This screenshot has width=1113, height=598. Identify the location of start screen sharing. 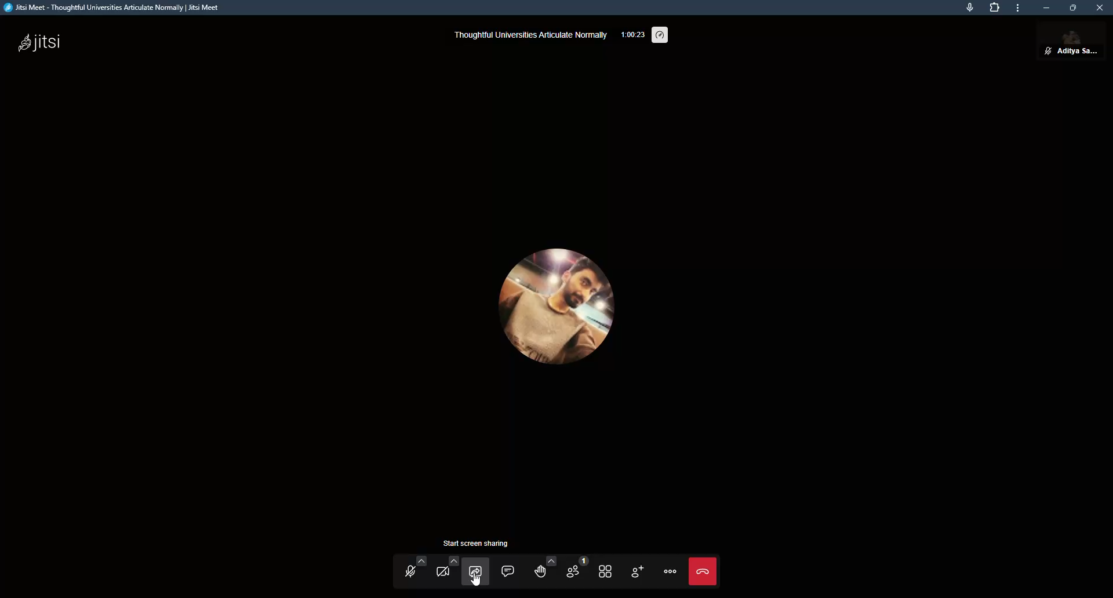
(480, 566).